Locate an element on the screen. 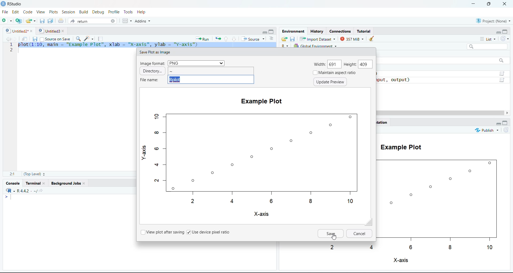  X-axis is located at coordinates (401, 260).